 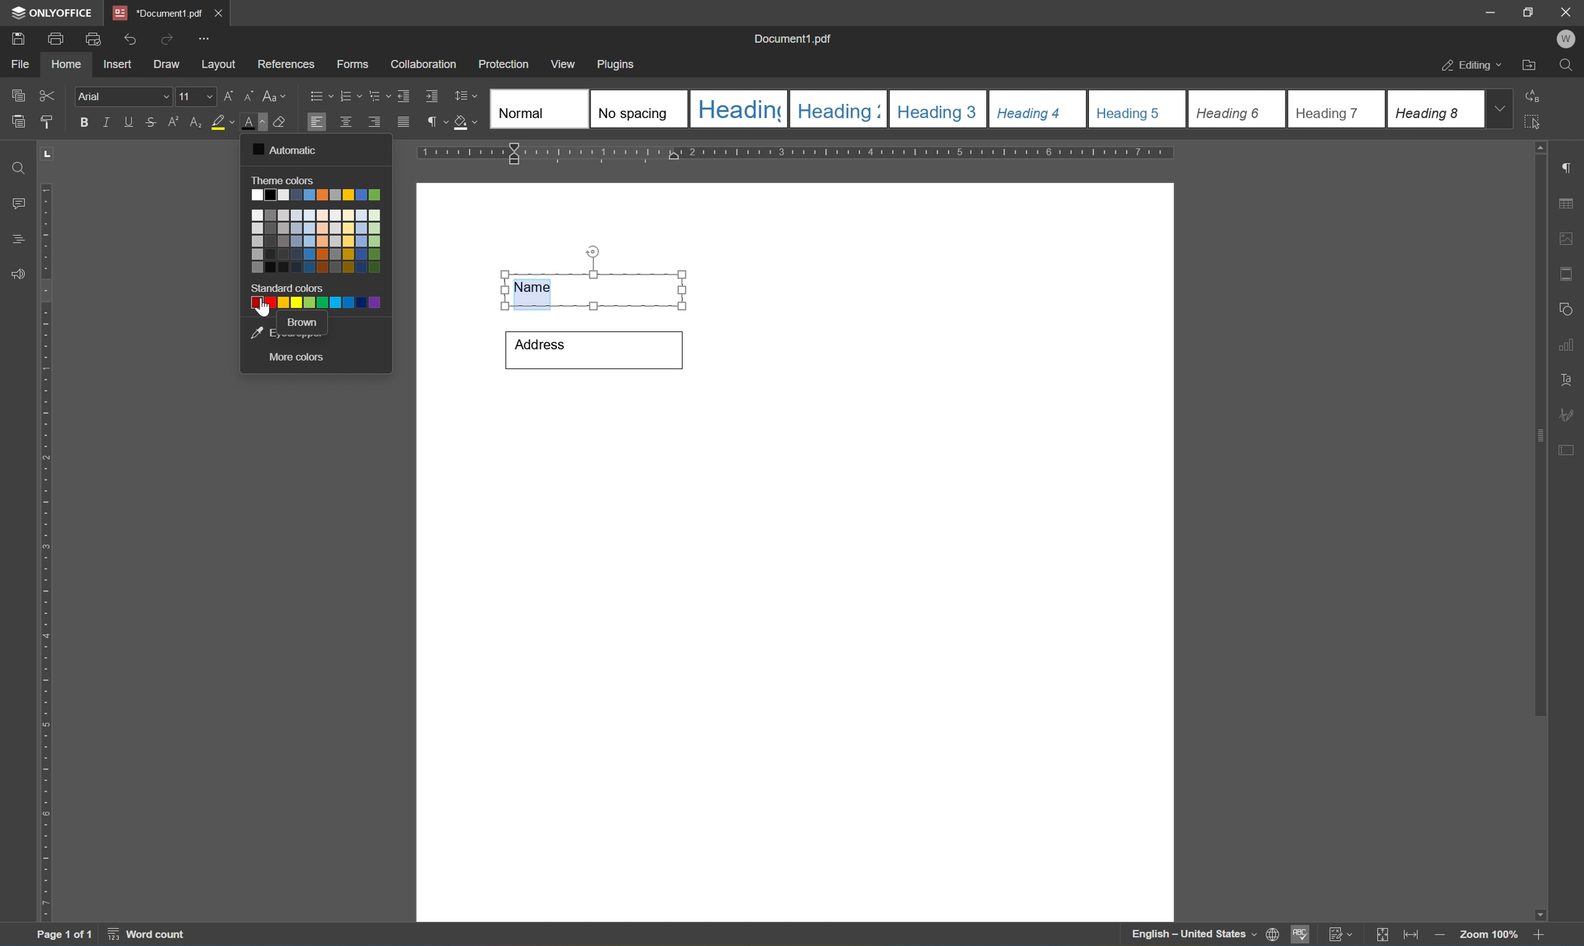 What do you see at coordinates (374, 122) in the screenshot?
I see `align right` at bounding box center [374, 122].